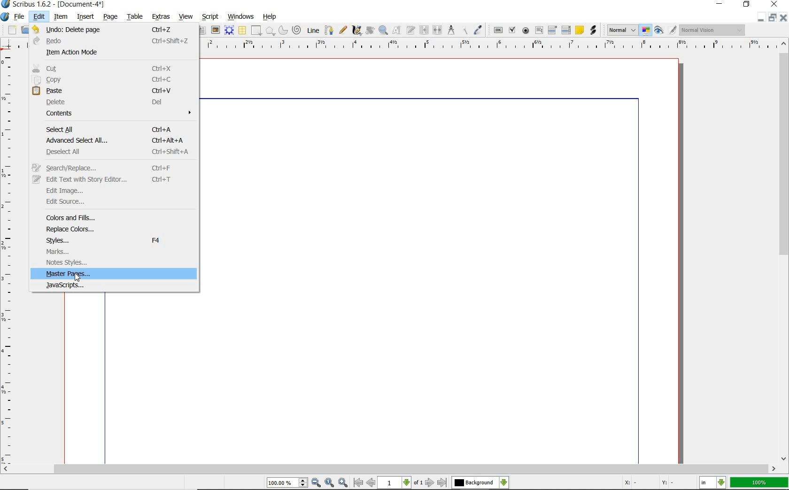  Describe the element at coordinates (411, 31) in the screenshot. I see `edit text with story editor` at that location.